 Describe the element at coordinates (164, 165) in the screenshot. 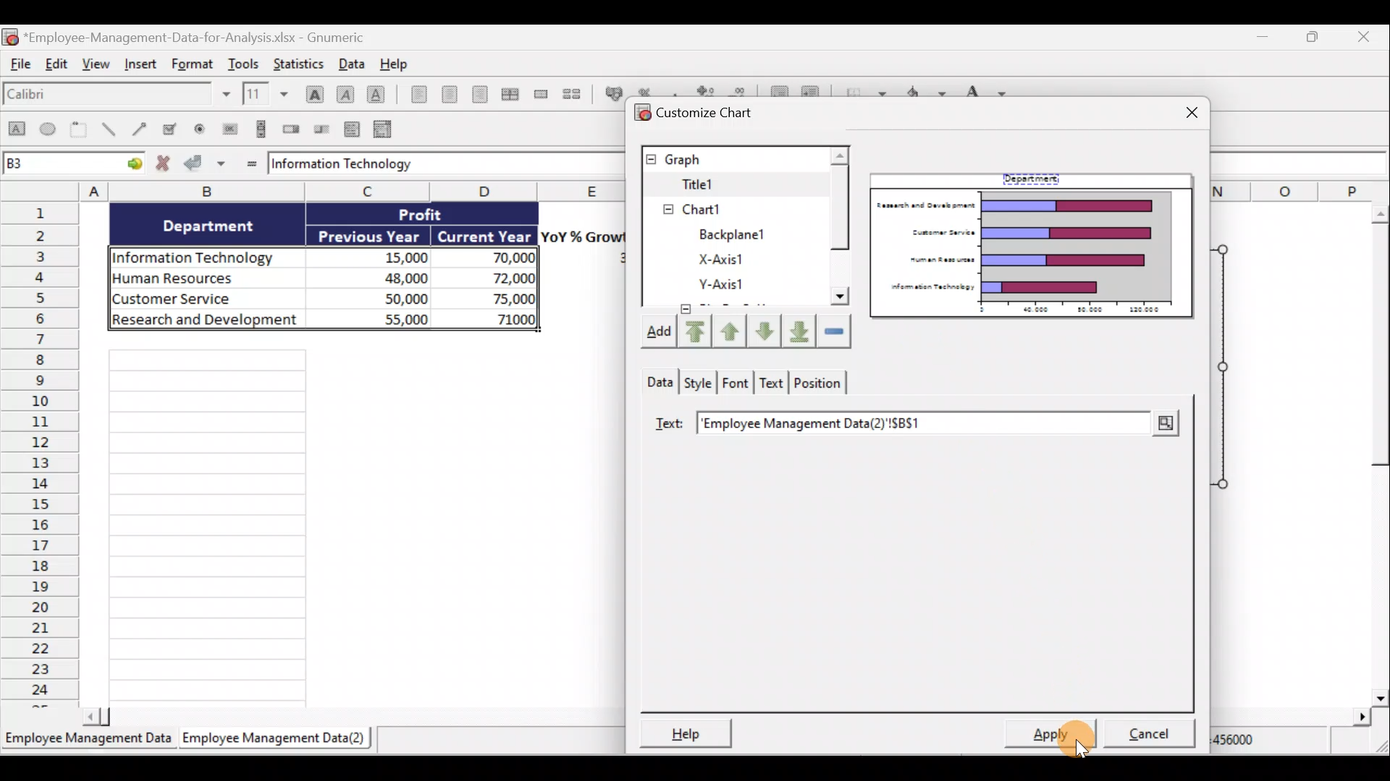

I see `Cancel change` at that location.